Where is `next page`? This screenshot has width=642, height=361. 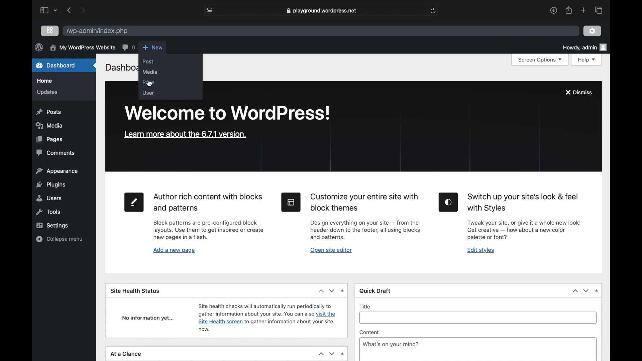
next page is located at coordinates (83, 10).